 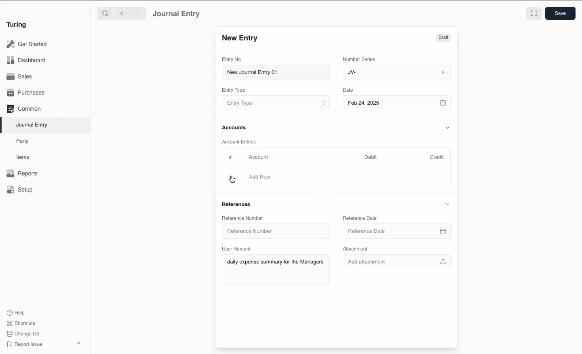 I want to click on Credit, so click(x=438, y=157).